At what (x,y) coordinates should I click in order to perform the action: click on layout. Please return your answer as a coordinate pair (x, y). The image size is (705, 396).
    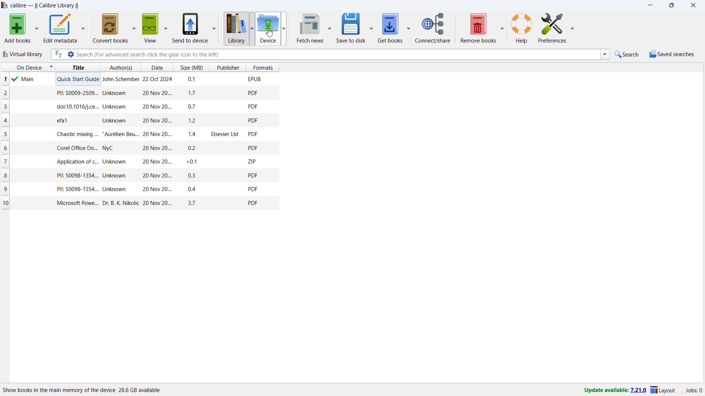
    Looking at the image, I should click on (664, 390).